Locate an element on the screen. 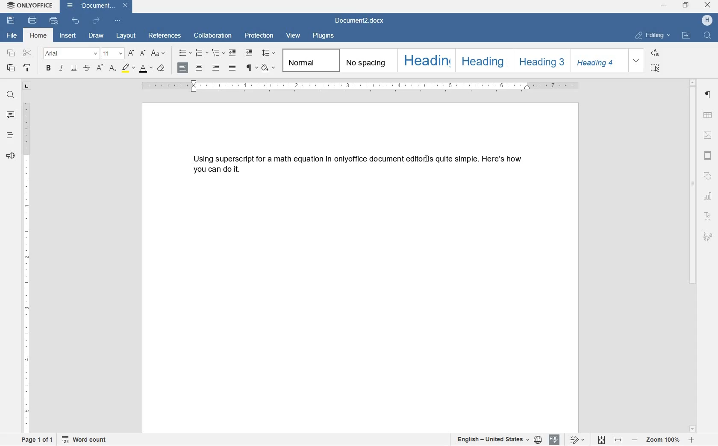  feedback & support is located at coordinates (11, 156).